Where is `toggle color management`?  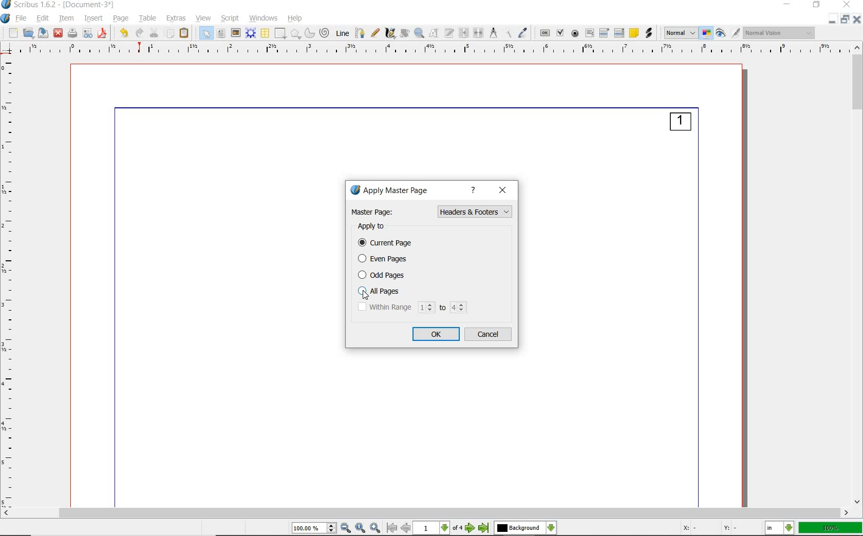
toggle color management is located at coordinates (707, 33).